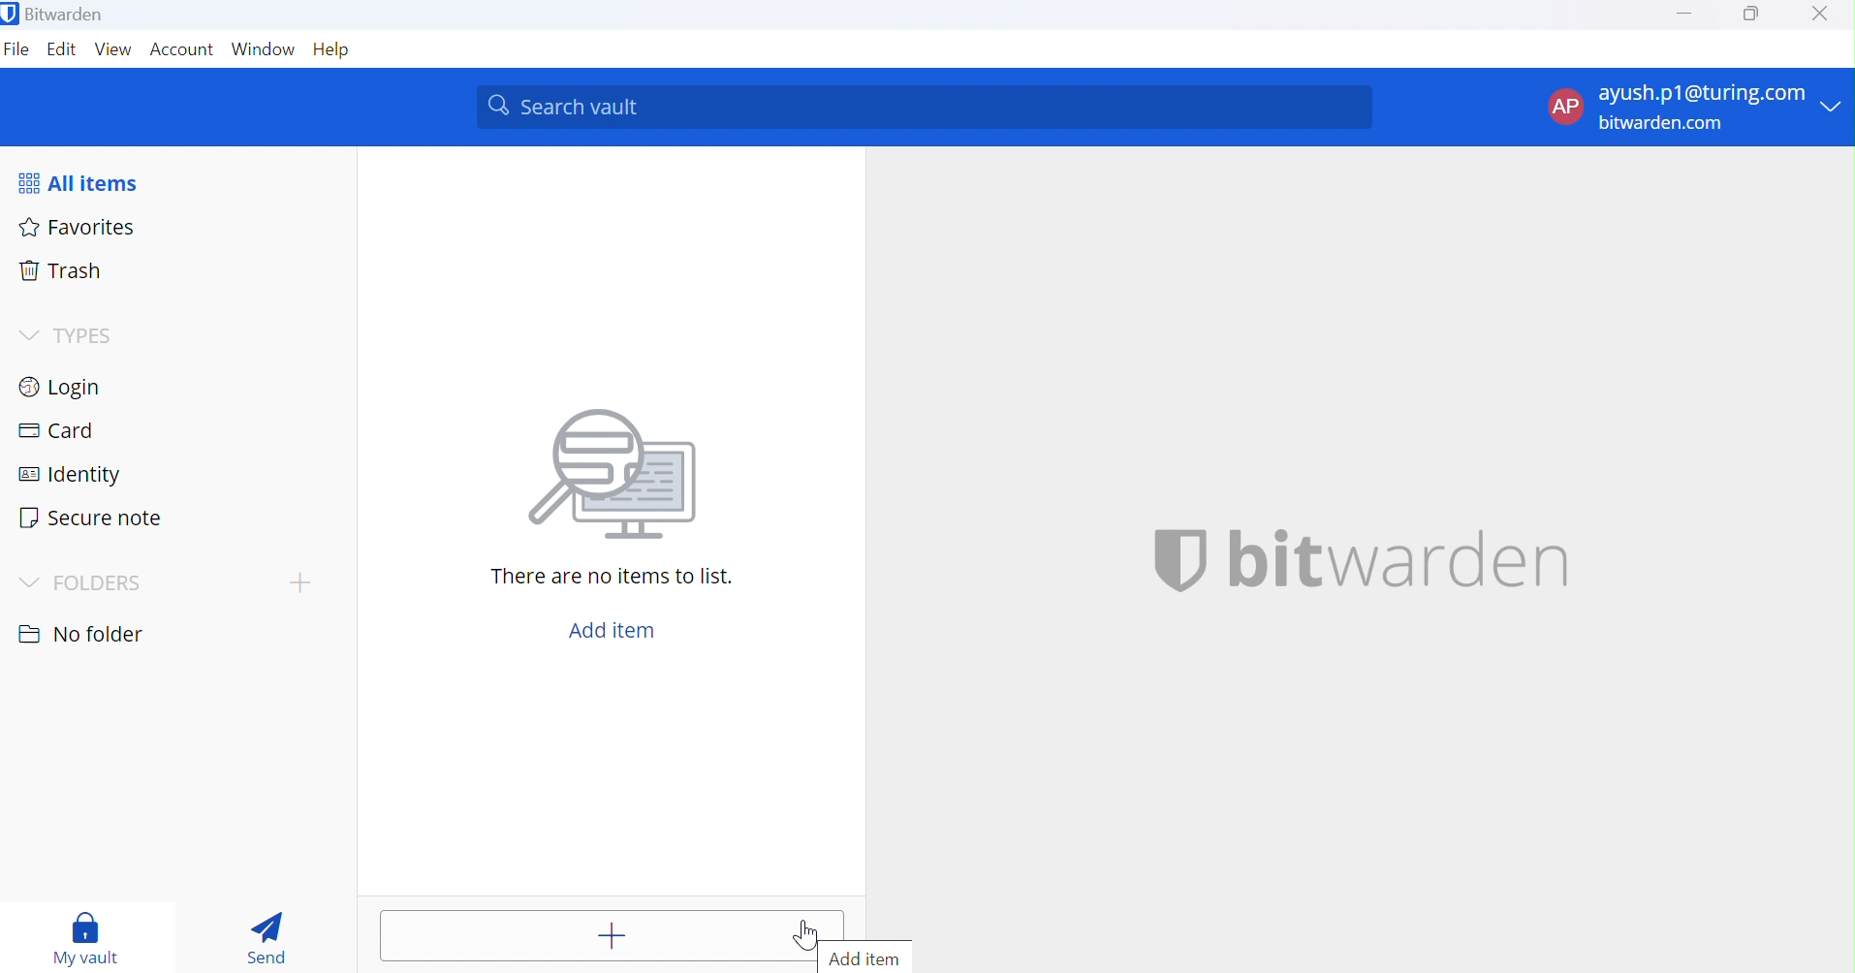  Describe the element at coordinates (95, 514) in the screenshot. I see `Secure note` at that location.